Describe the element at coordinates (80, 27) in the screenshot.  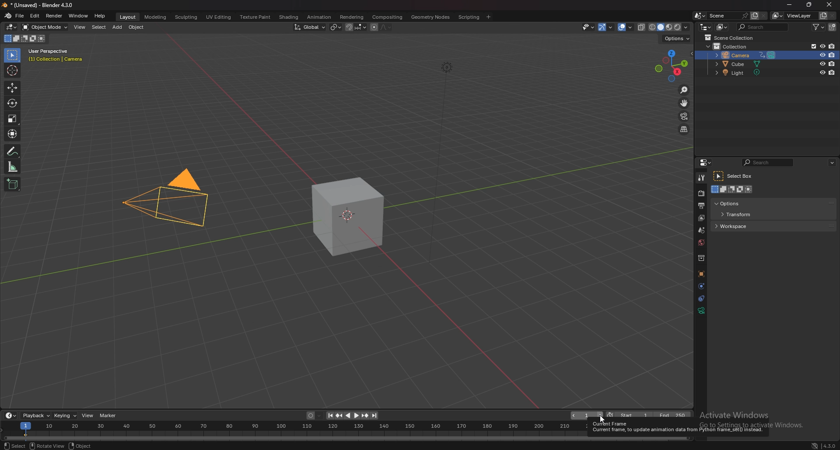
I see `view` at that location.